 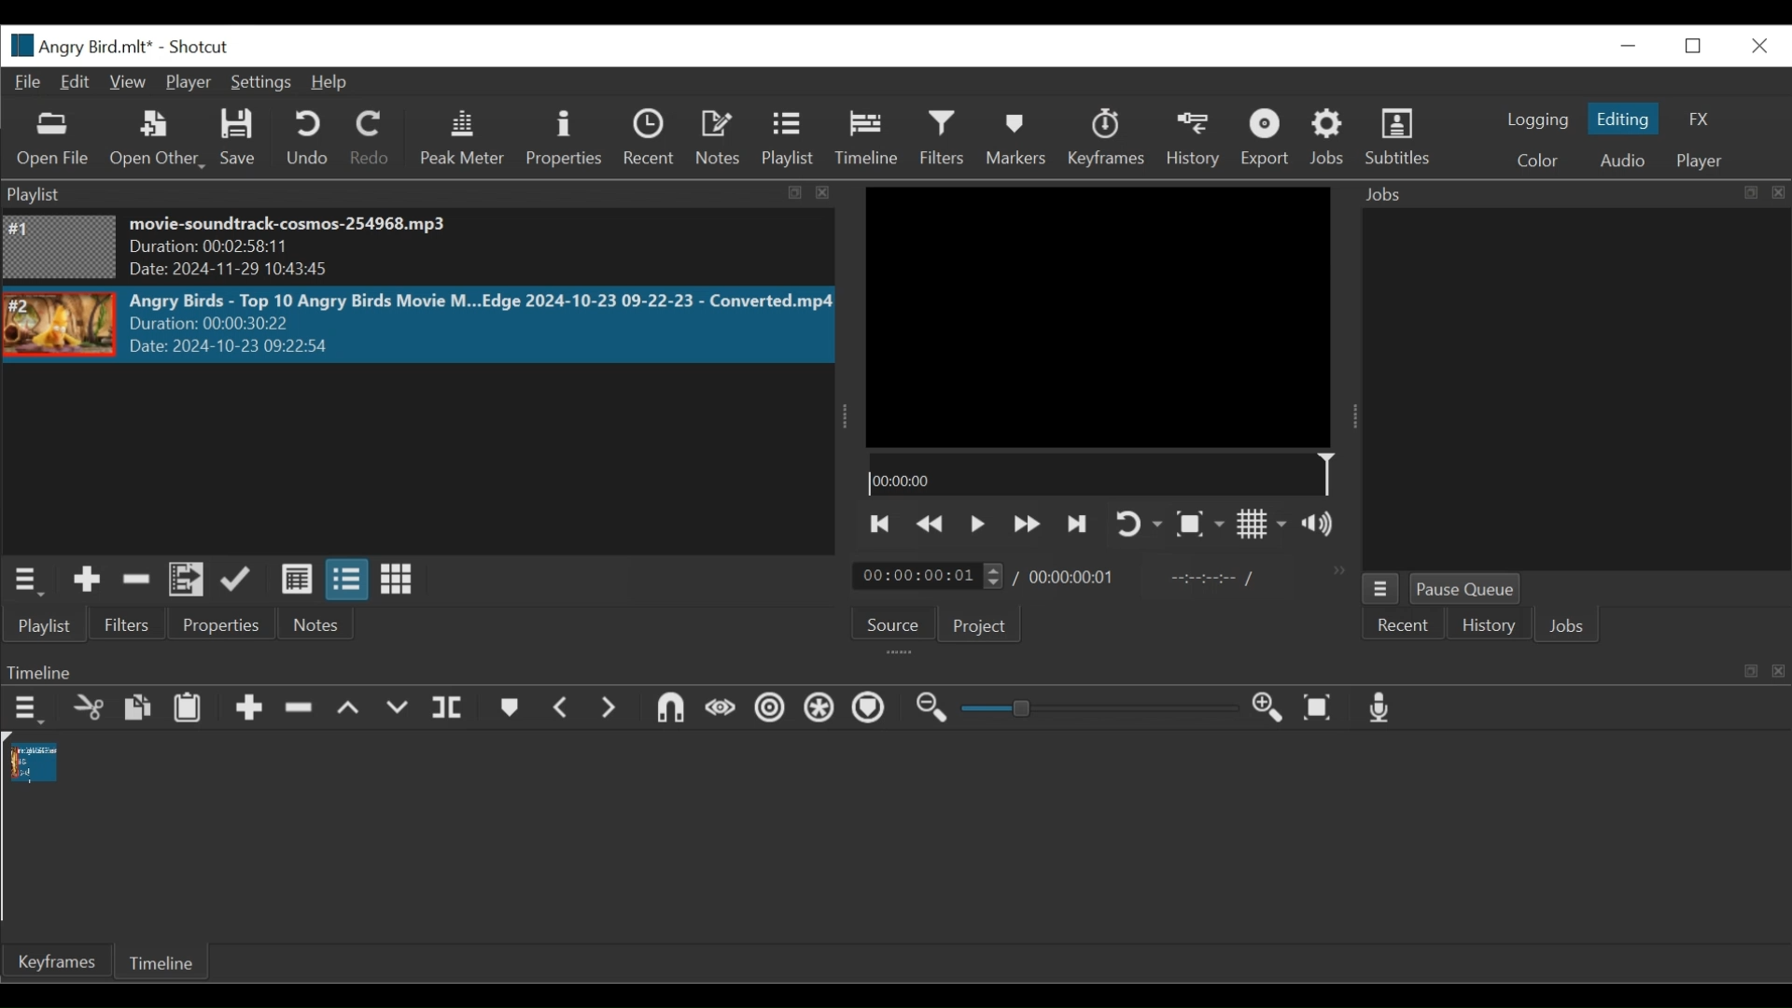 What do you see at coordinates (189, 707) in the screenshot?
I see `Paste` at bounding box center [189, 707].